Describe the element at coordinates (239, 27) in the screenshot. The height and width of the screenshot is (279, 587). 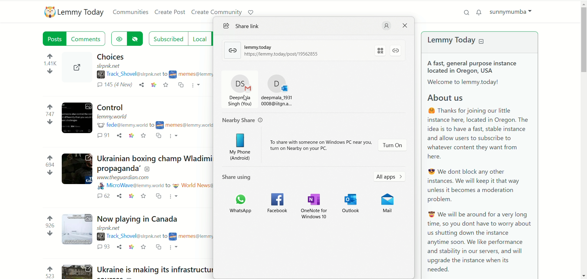
I see `share link` at that location.